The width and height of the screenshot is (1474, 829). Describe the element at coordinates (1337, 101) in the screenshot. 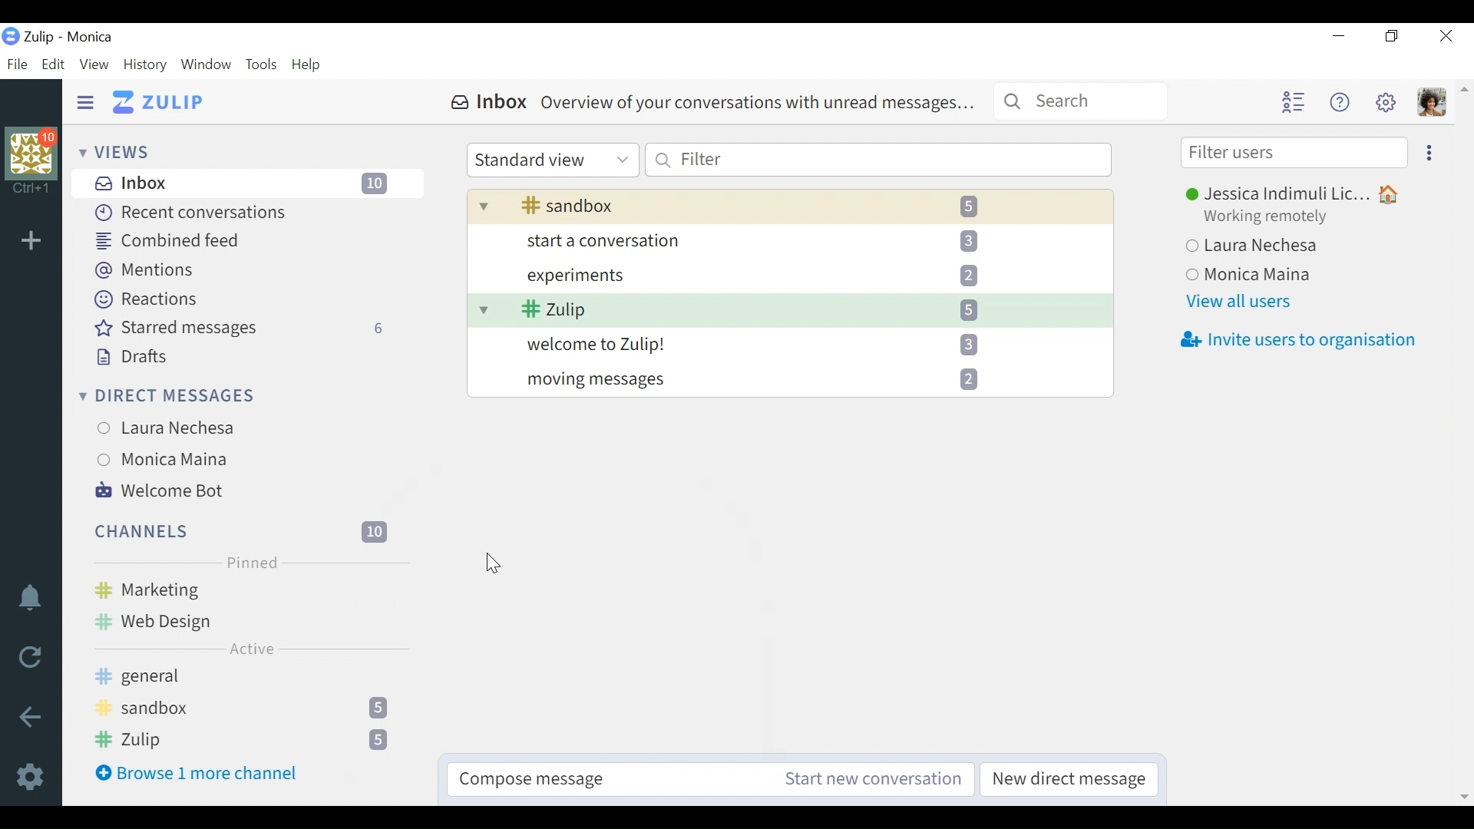

I see `Help ` at that location.